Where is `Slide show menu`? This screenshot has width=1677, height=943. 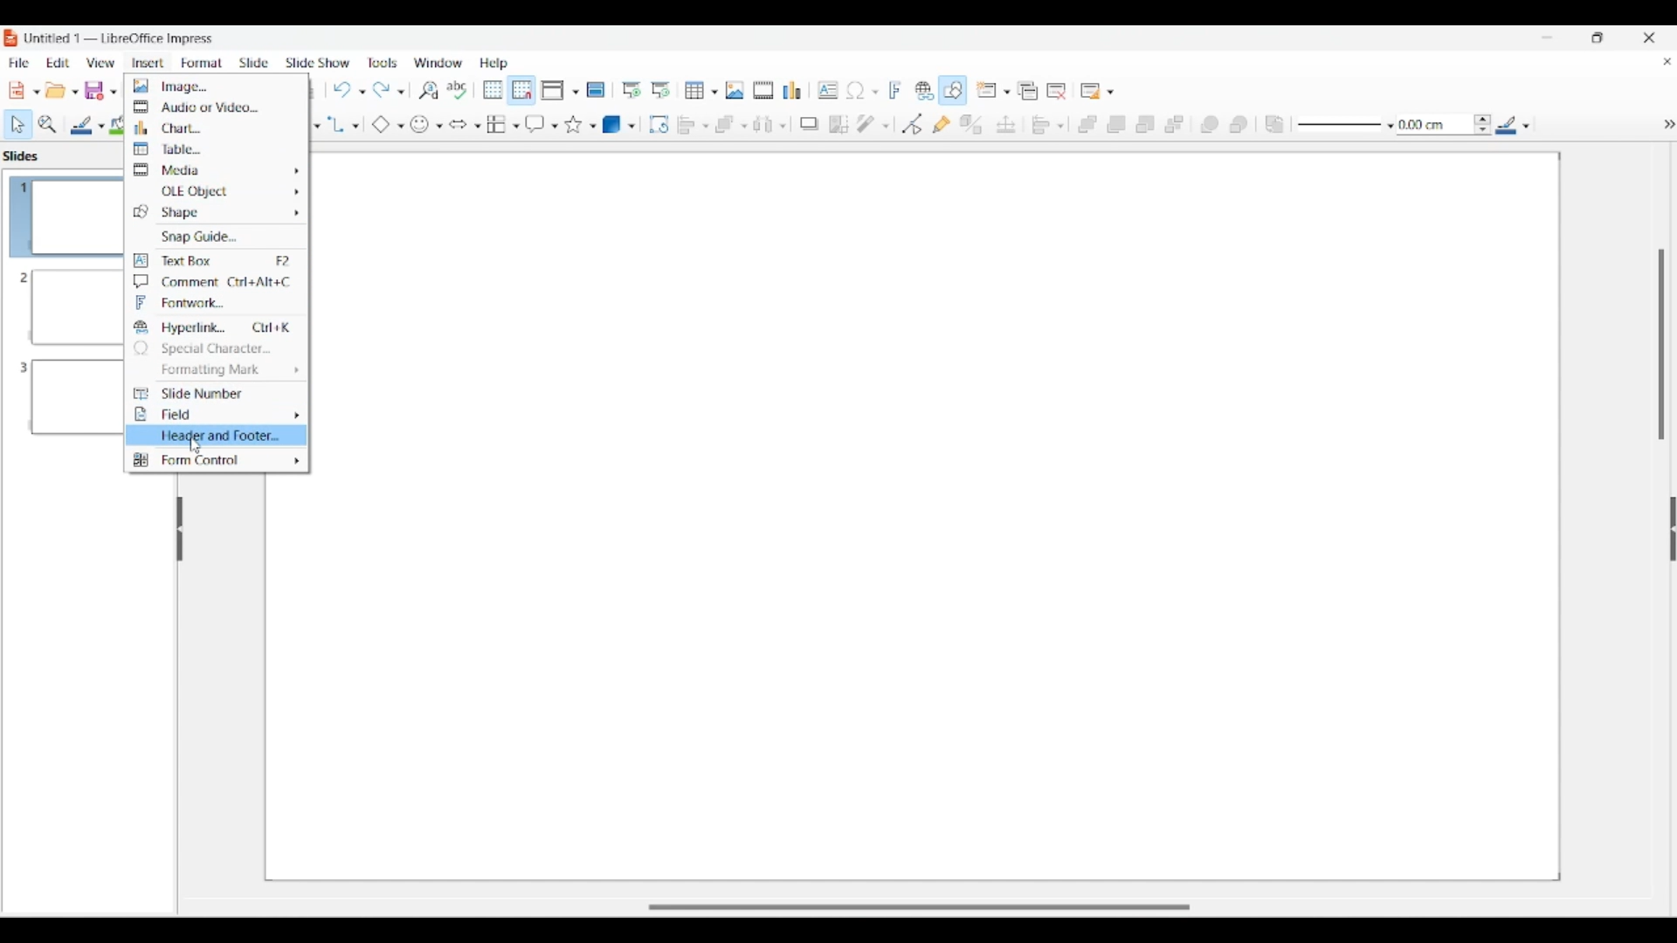 Slide show menu is located at coordinates (317, 63).